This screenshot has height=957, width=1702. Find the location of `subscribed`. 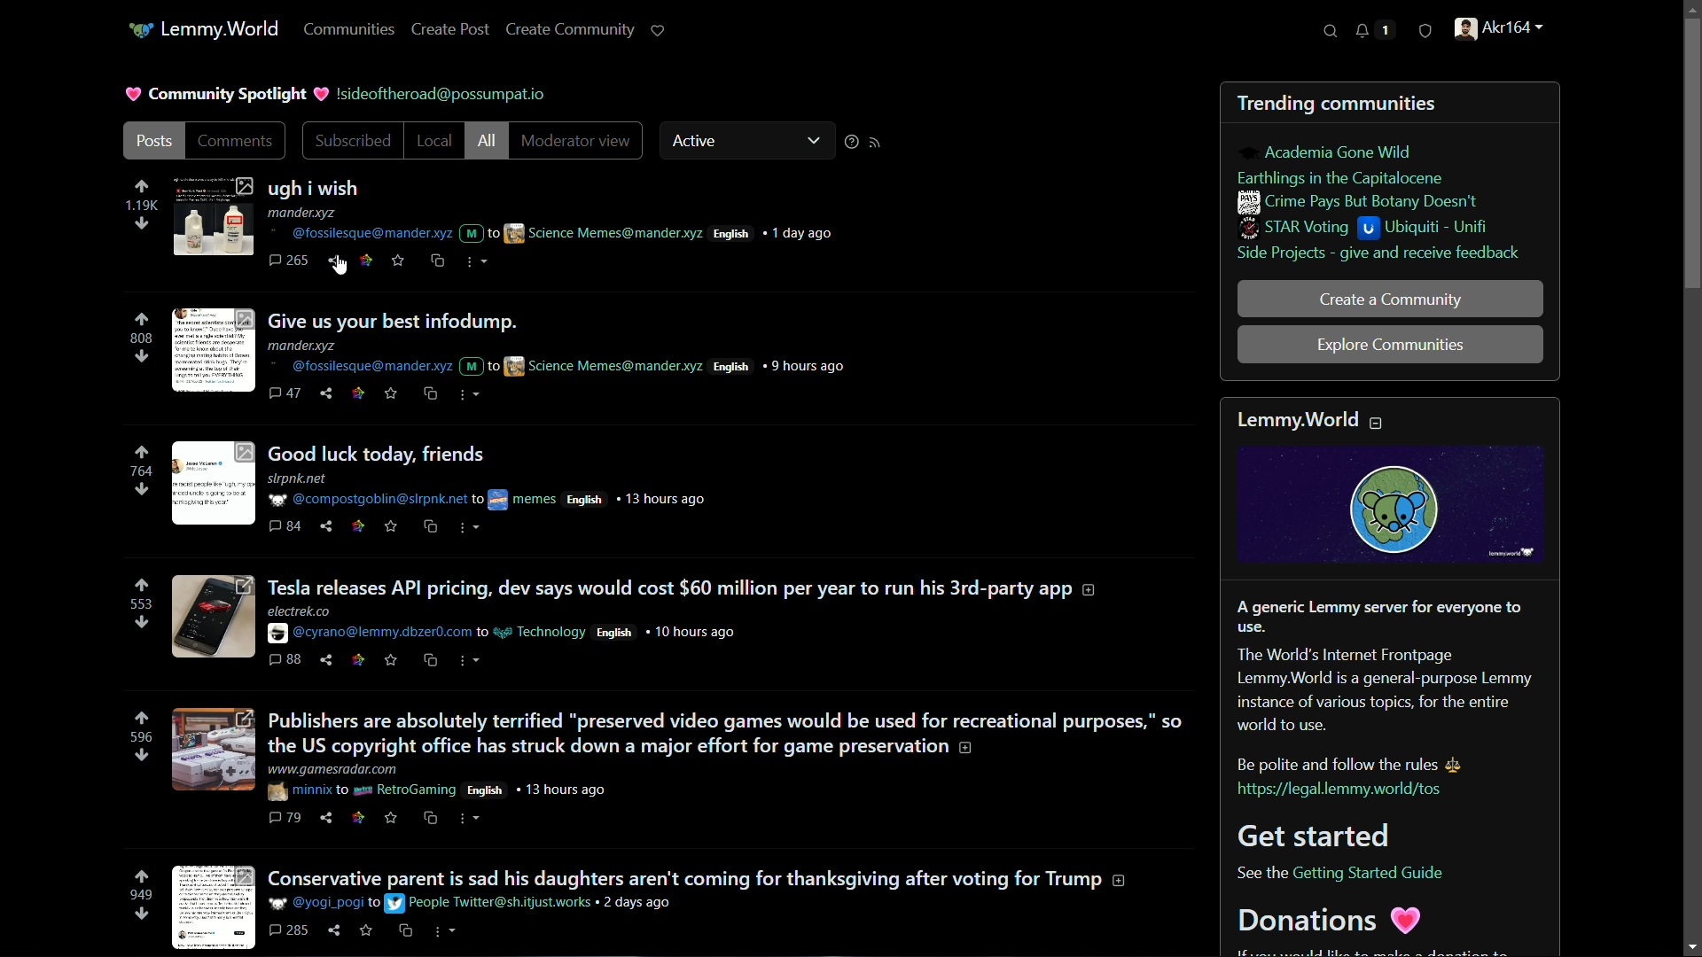

subscribed is located at coordinates (354, 143).